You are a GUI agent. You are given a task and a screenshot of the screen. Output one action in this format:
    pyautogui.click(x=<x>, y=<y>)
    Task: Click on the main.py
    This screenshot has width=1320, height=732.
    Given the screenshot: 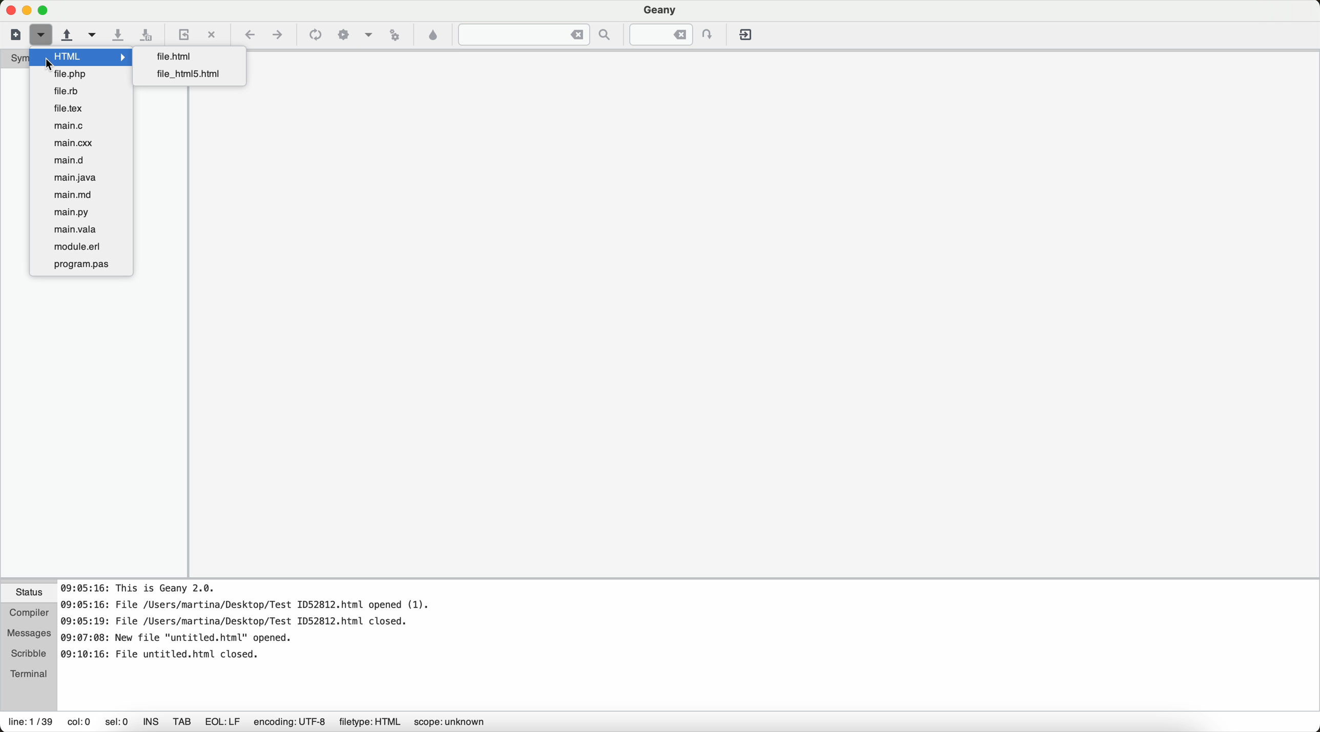 What is the action you would take?
    pyautogui.click(x=80, y=211)
    